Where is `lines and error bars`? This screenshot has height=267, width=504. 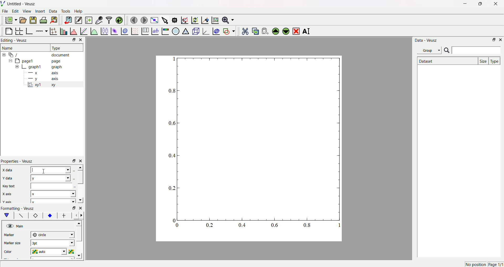 lines and error bars is located at coordinates (53, 31).